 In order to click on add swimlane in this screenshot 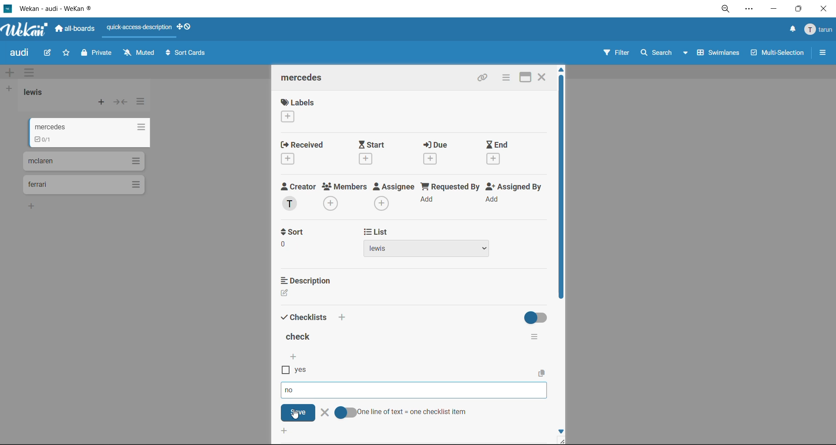, I will do `click(10, 73)`.